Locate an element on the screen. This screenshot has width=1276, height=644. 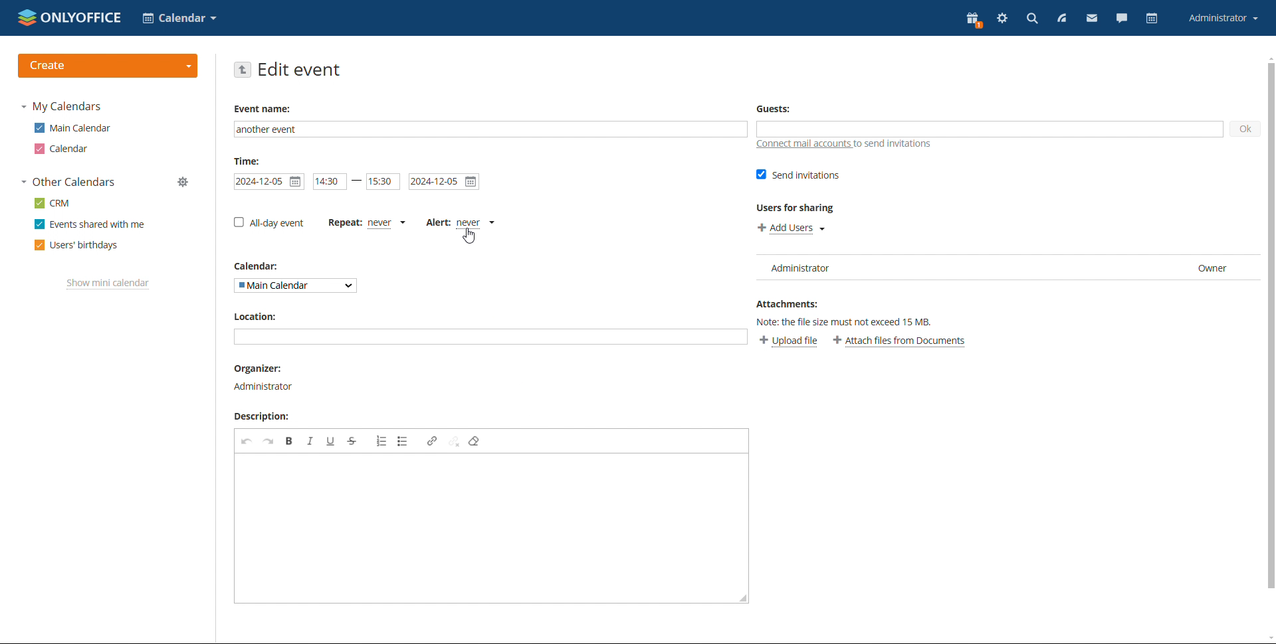
organizer is located at coordinates (263, 368).